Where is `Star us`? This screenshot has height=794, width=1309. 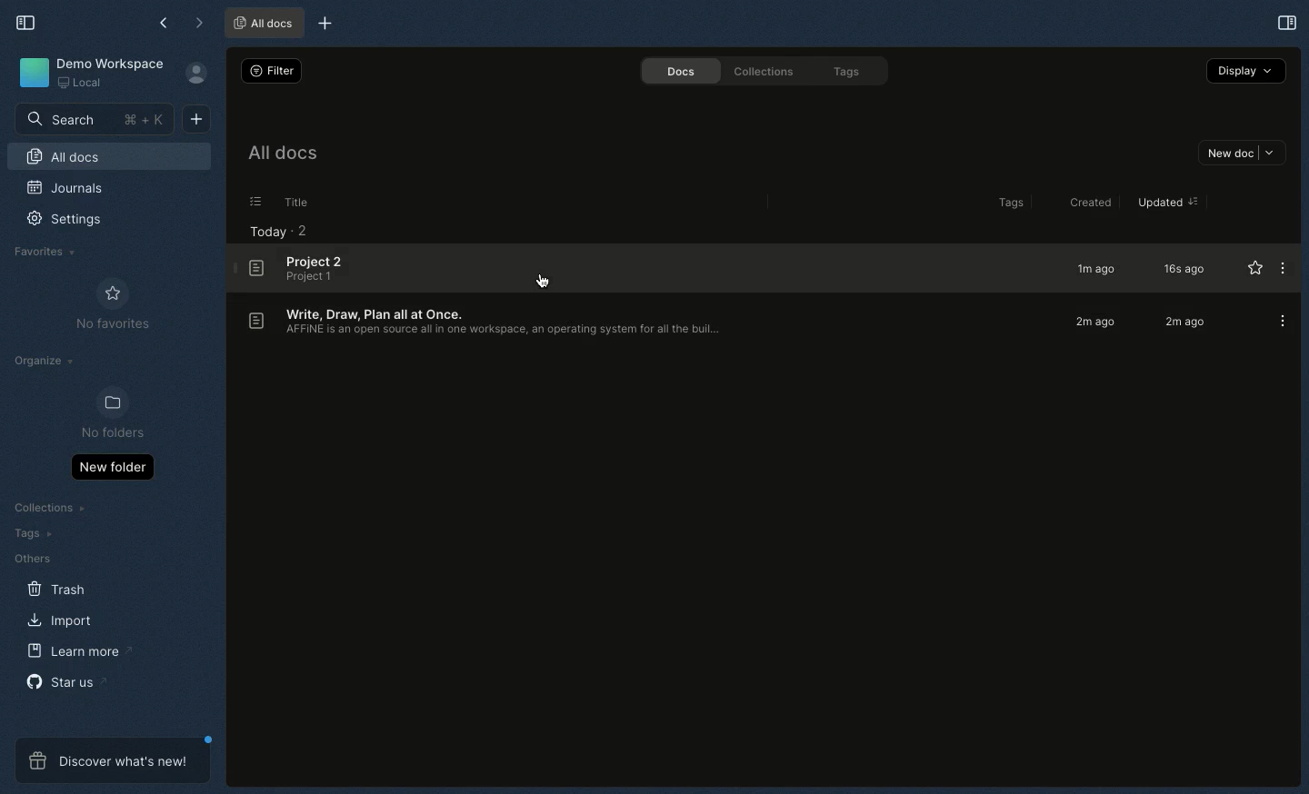 Star us is located at coordinates (64, 680).